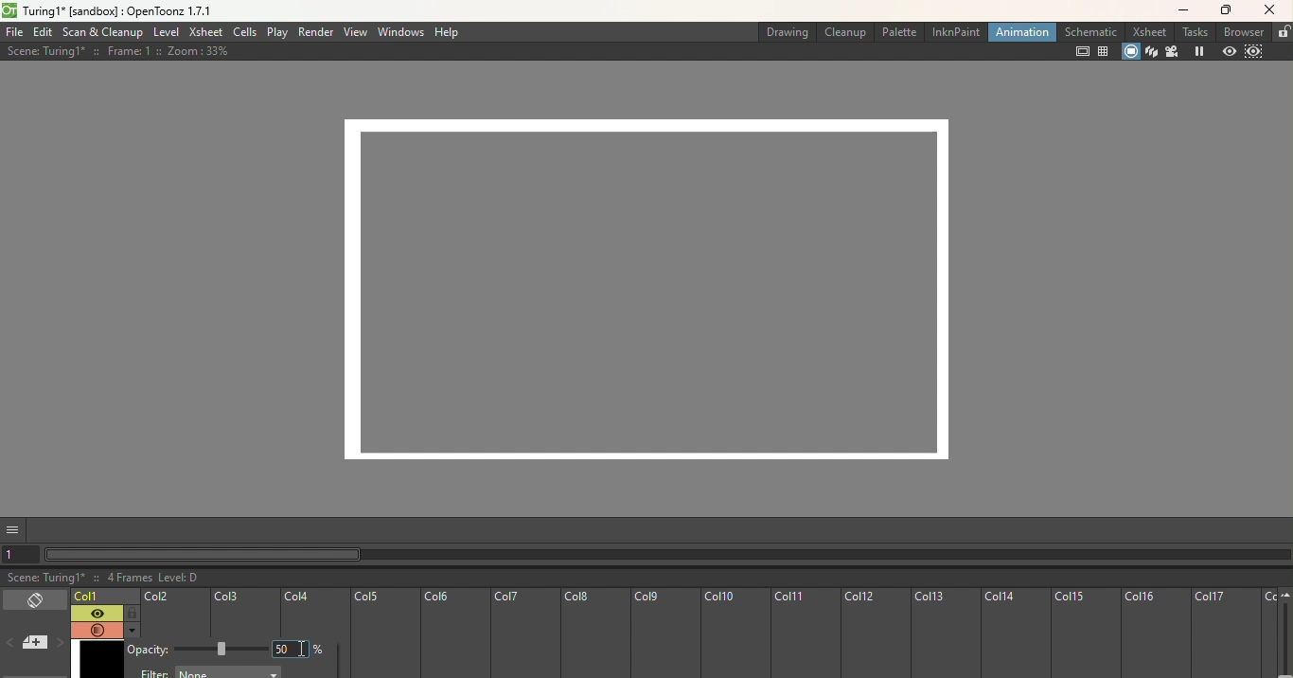 Image resolution: width=1293 pixels, height=678 pixels. Describe the element at coordinates (876, 633) in the screenshot. I see `Col12` at that location.